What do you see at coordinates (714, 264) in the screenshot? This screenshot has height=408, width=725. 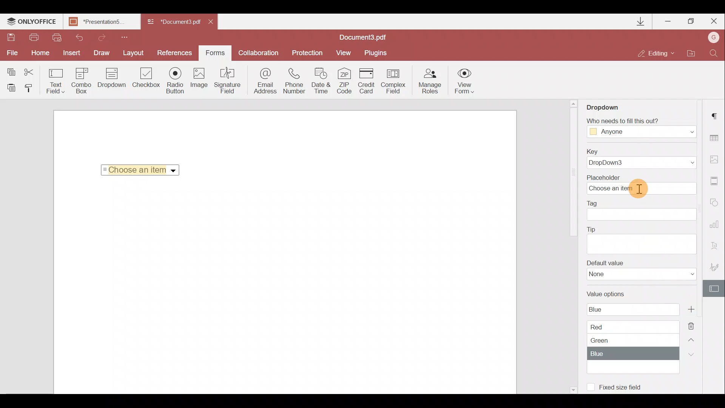 I see `Signature settings` at bounding box center [714, 264].